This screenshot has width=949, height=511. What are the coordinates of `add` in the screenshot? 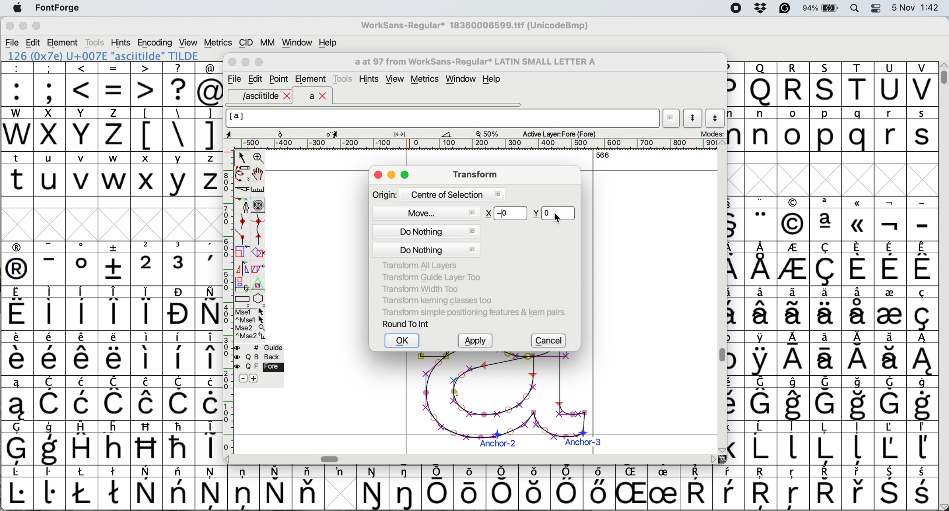 It's located at (255, 378).